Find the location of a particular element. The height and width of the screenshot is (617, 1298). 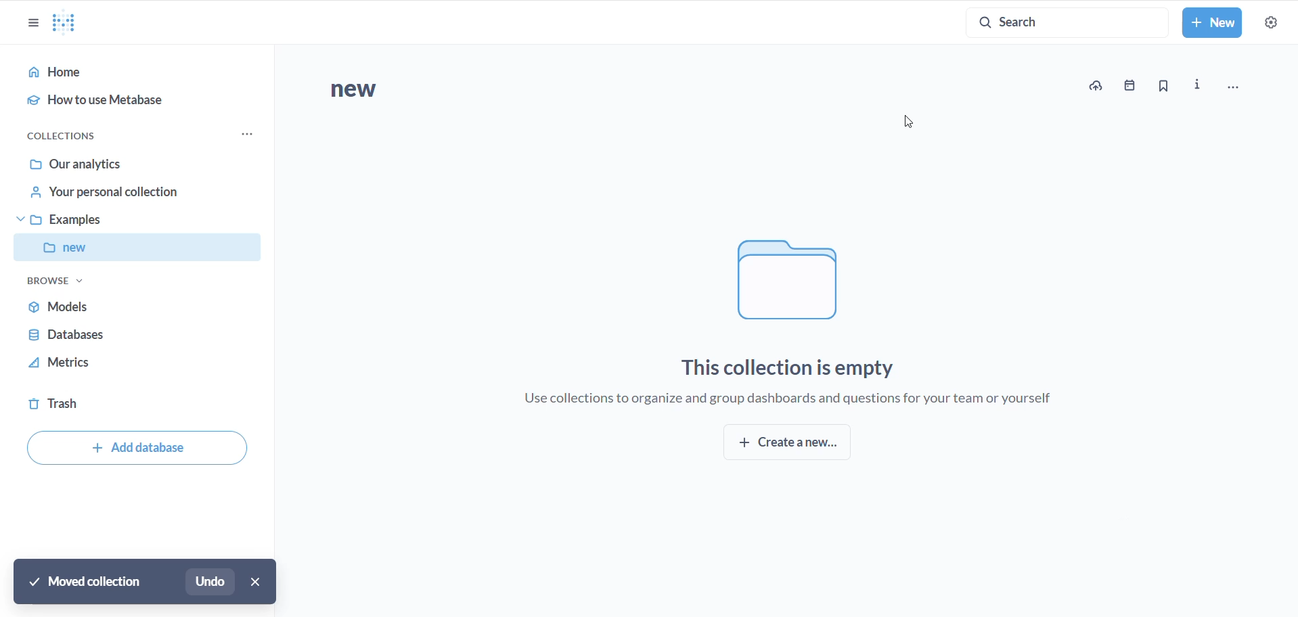

collection options is located at coordinates (247, 136).